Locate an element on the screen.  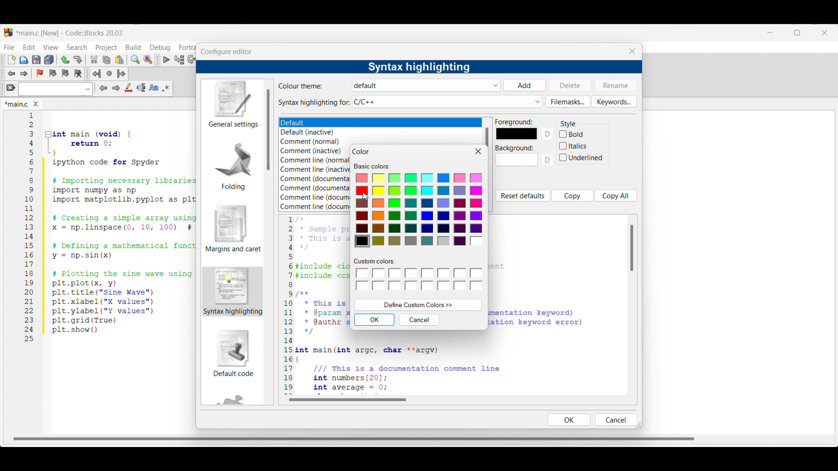
Next line is located at coordinates (192, 60).